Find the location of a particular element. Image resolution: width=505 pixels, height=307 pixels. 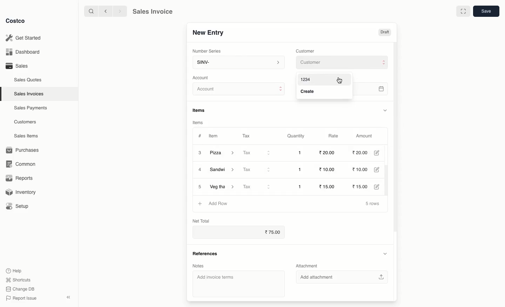

Edit is located at coordinates (381, 170).